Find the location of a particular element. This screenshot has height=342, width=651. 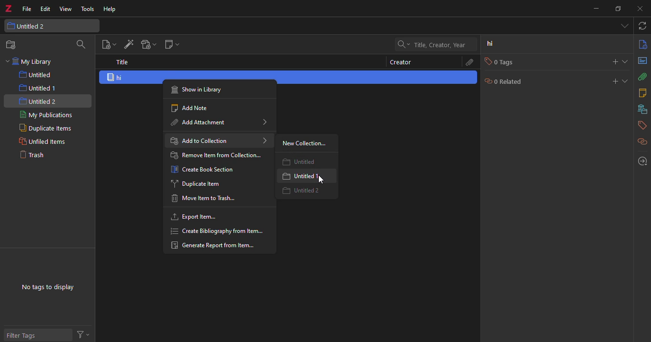

add item is located at coordinates (128, 45).